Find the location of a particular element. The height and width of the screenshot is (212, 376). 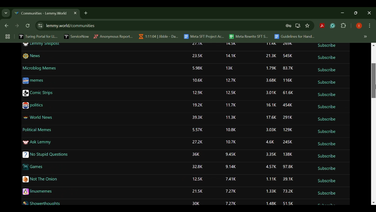

Hidden bookmarks is located at coordinates (366, 37).